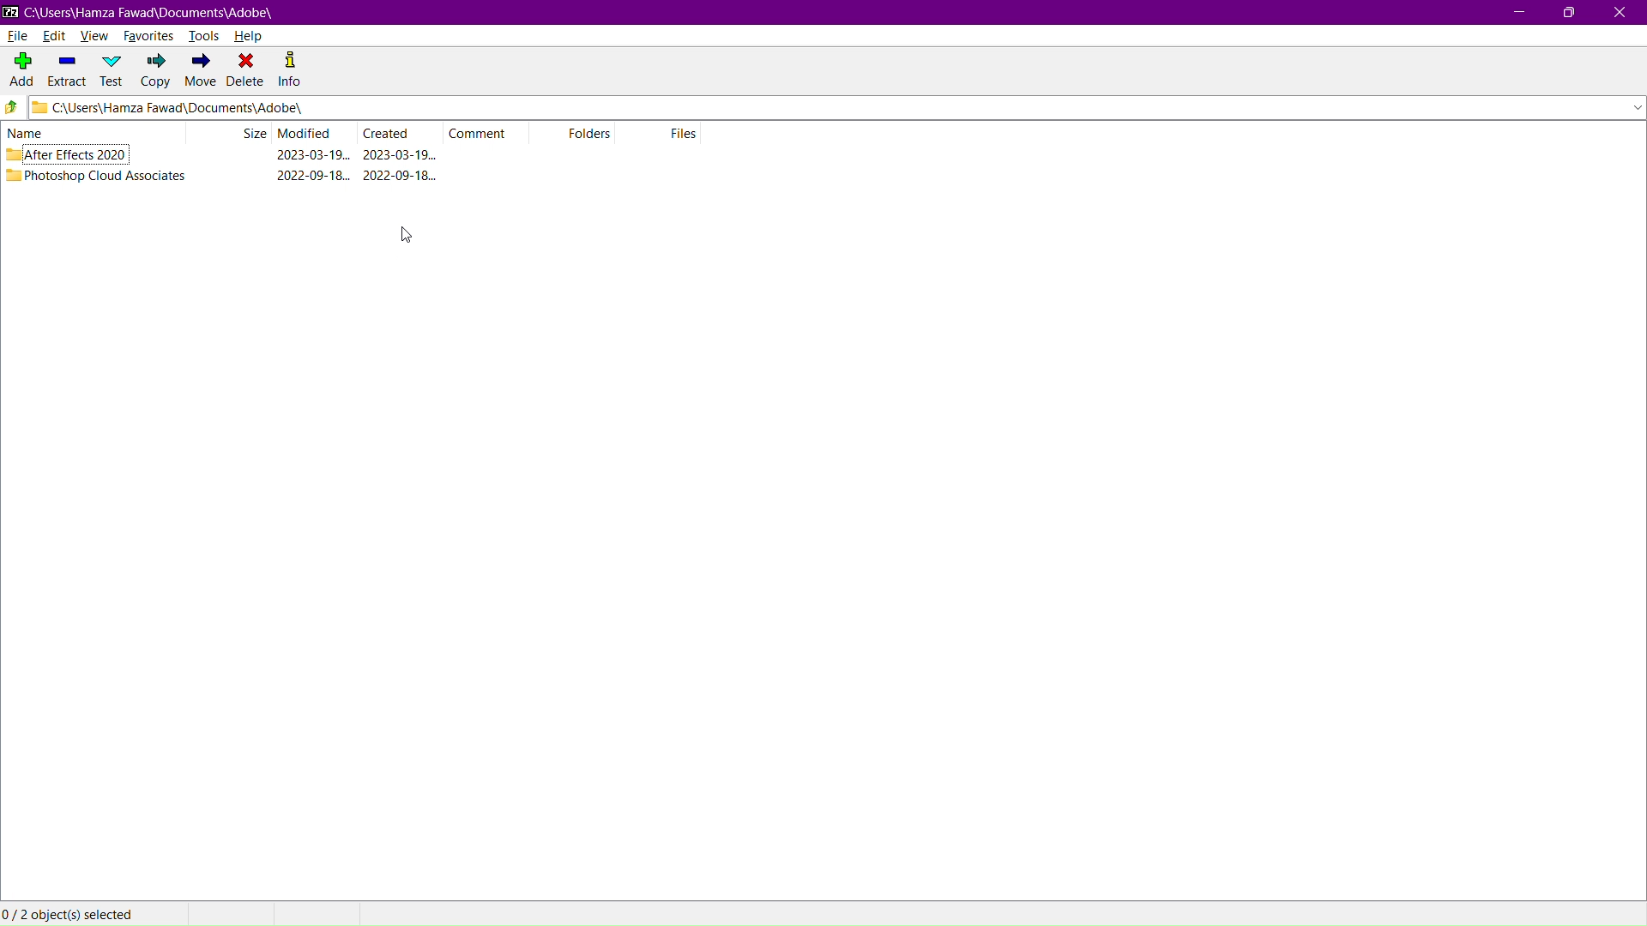 This screenshot has width=1647, height=926. Describe the element at coordinates (74, 913) in the screenshot. I see `Objects selected` at that location.